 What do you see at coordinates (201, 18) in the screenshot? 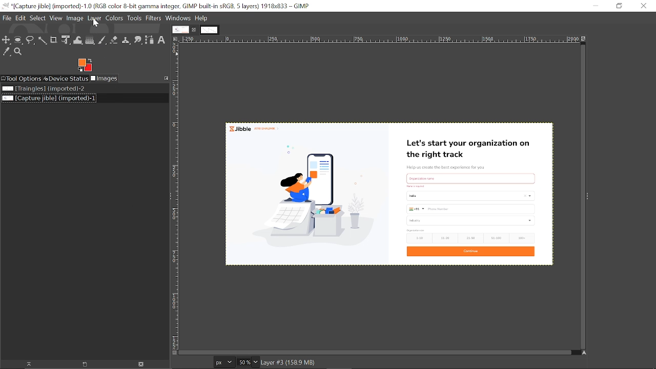
I see `Help` at bounding box center [201, 18].